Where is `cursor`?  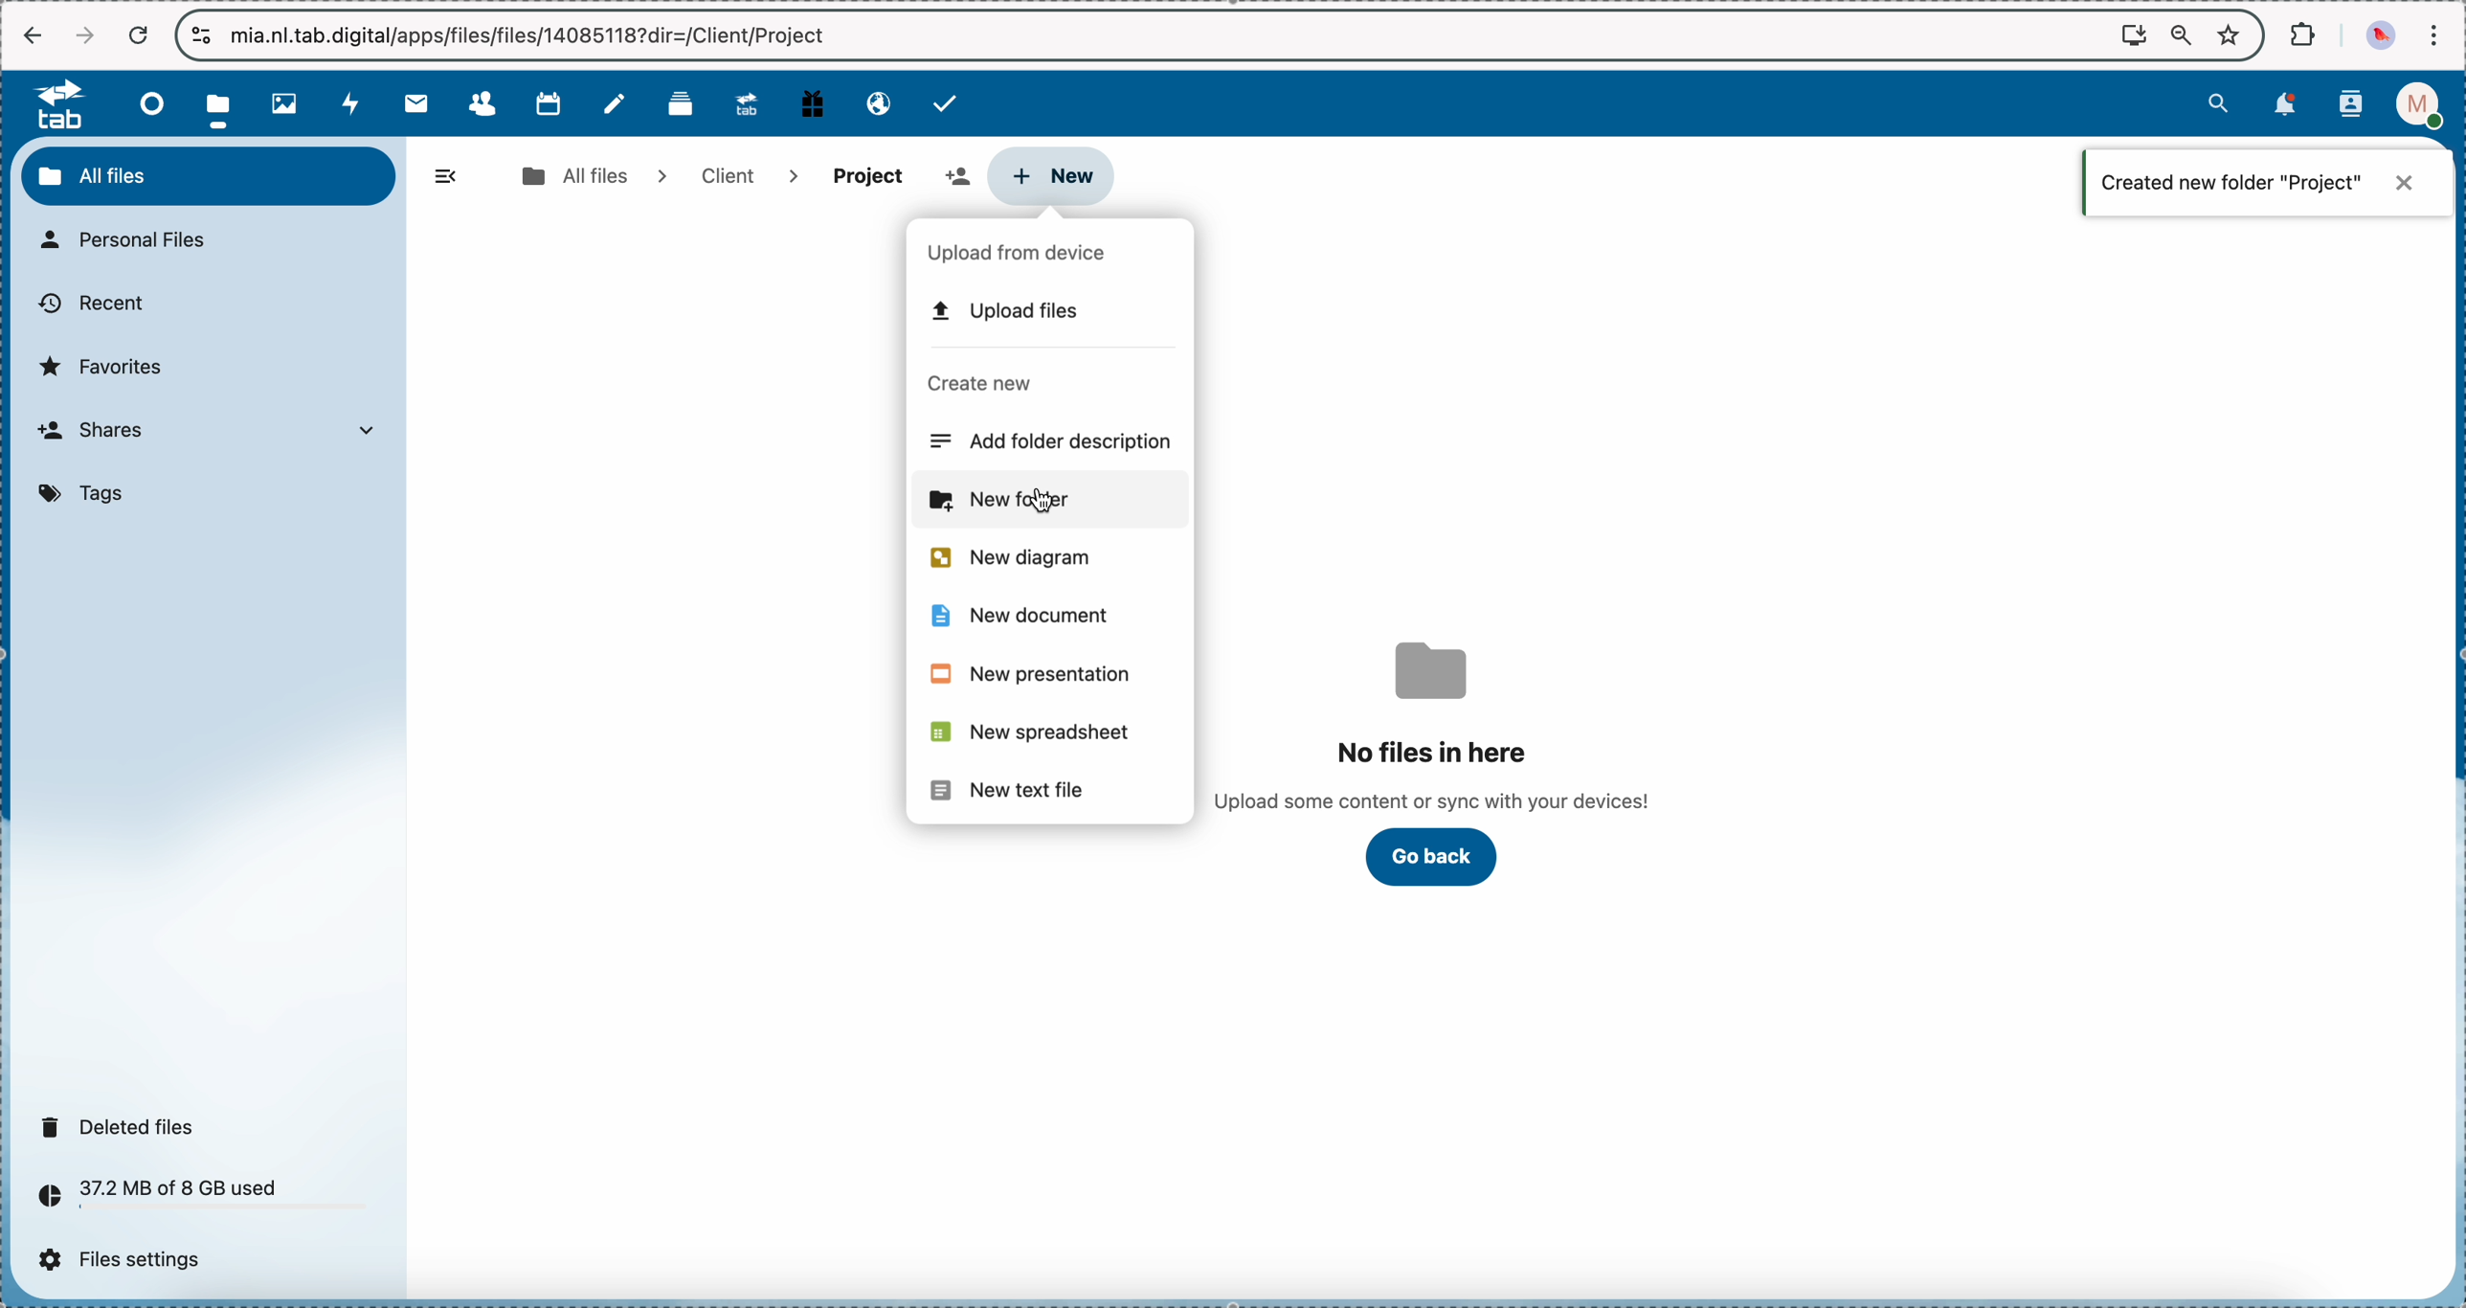 cursor is located at coordinates (1058, 508).